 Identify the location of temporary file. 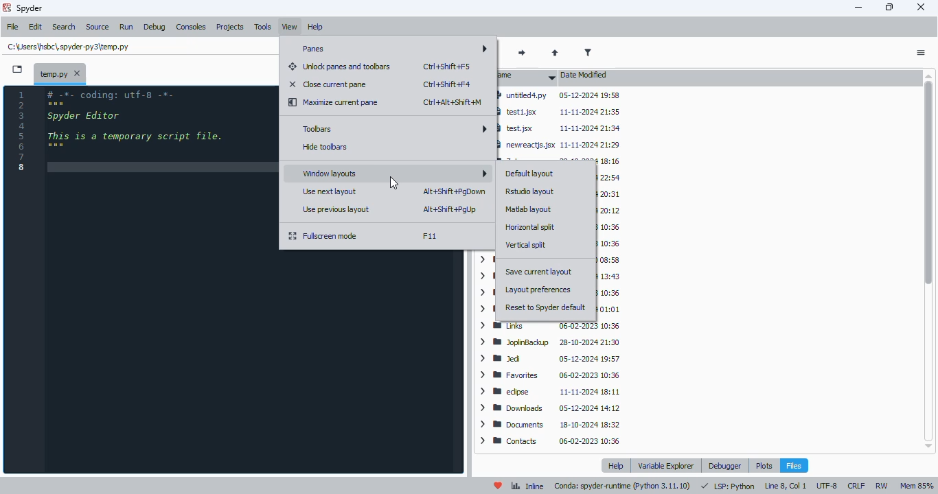
(60, 72).